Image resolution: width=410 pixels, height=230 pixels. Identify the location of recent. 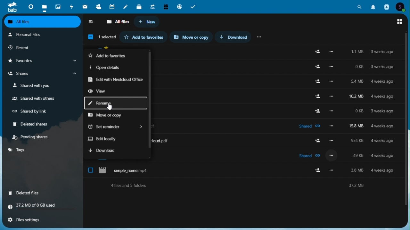
(41, 48).